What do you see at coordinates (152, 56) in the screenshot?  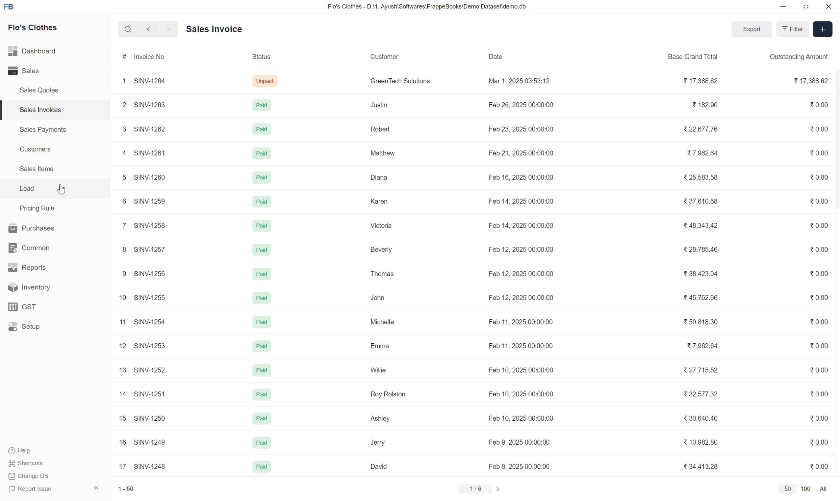 I see `Invoice No` at bounding box center [152, 56].